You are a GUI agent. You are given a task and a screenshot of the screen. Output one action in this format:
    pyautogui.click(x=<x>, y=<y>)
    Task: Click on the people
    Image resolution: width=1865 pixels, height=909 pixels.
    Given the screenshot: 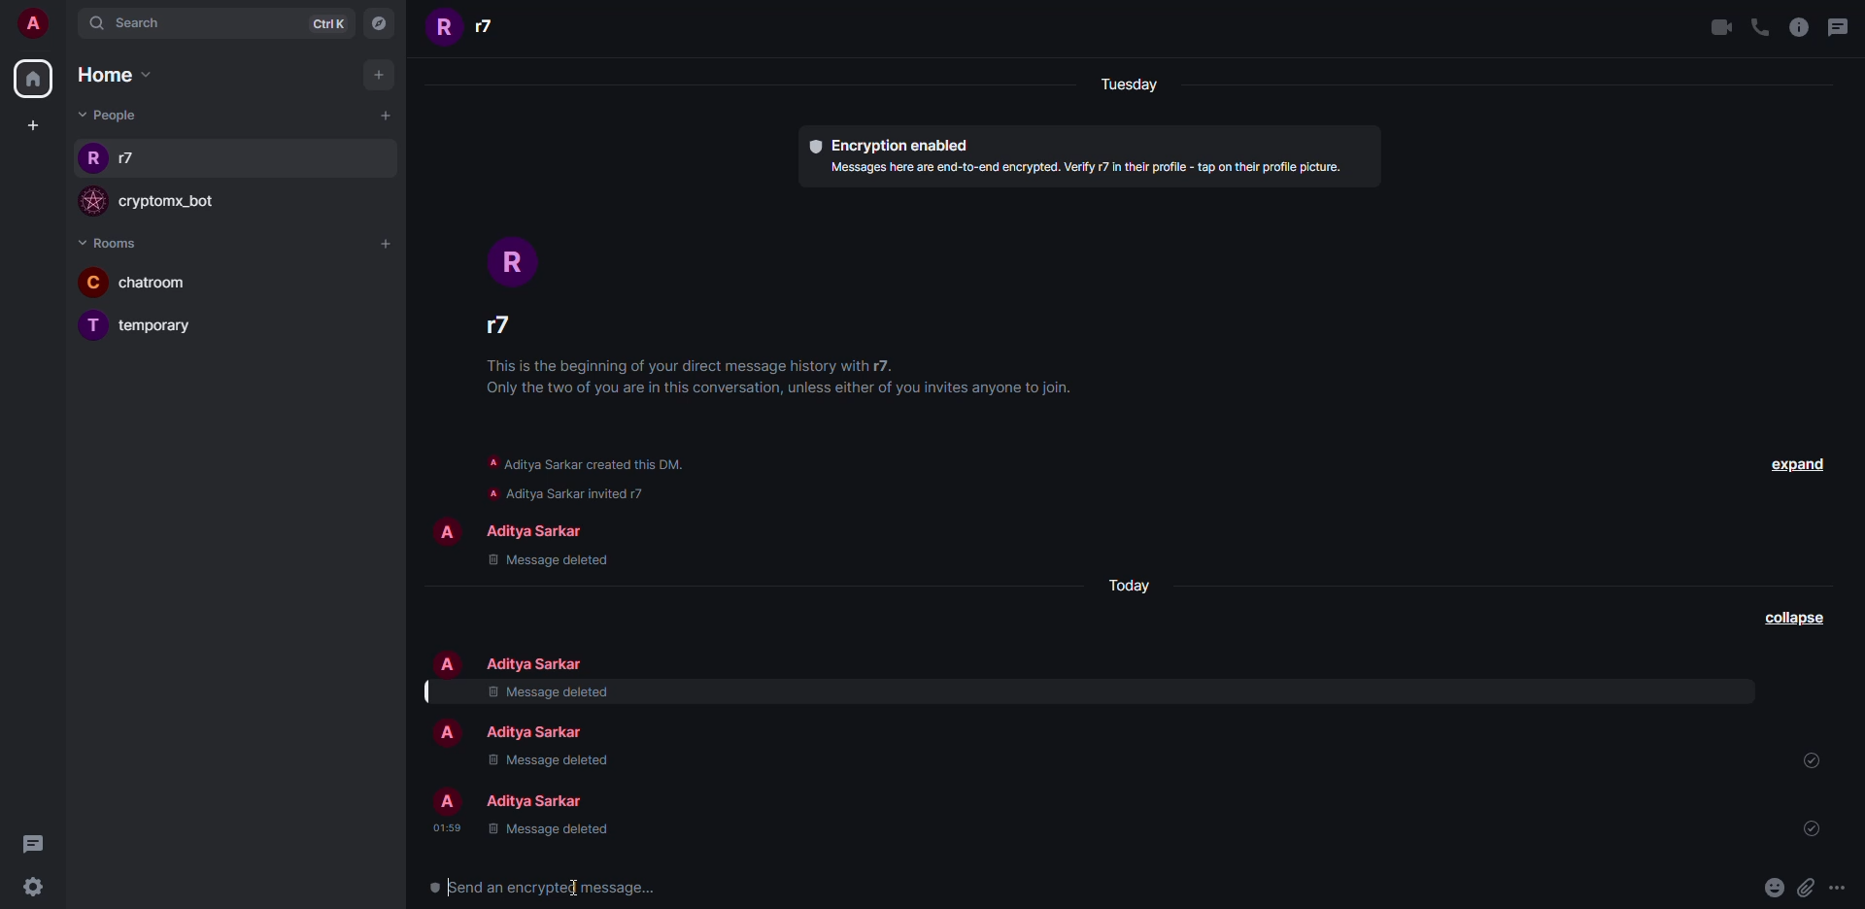 What is the action you would take?
    pyautogui.click(x=109, y=116)
    